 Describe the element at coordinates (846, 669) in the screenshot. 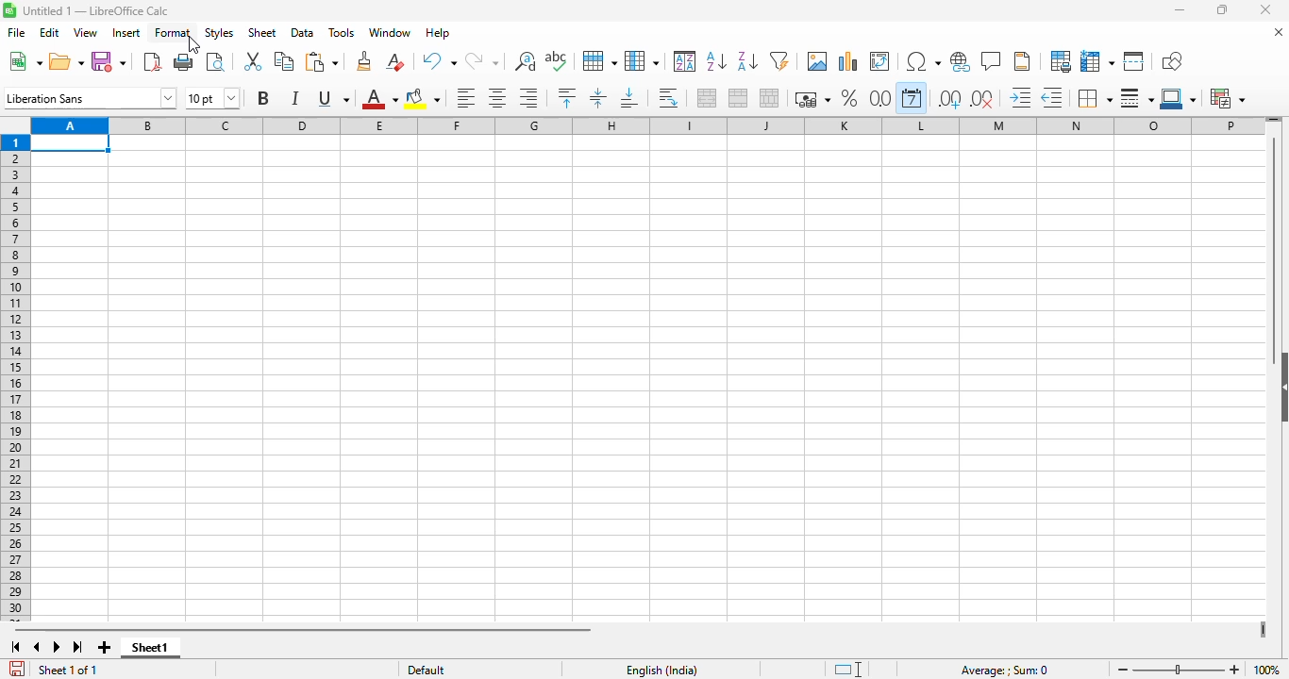

I see `standard selection` at that location.